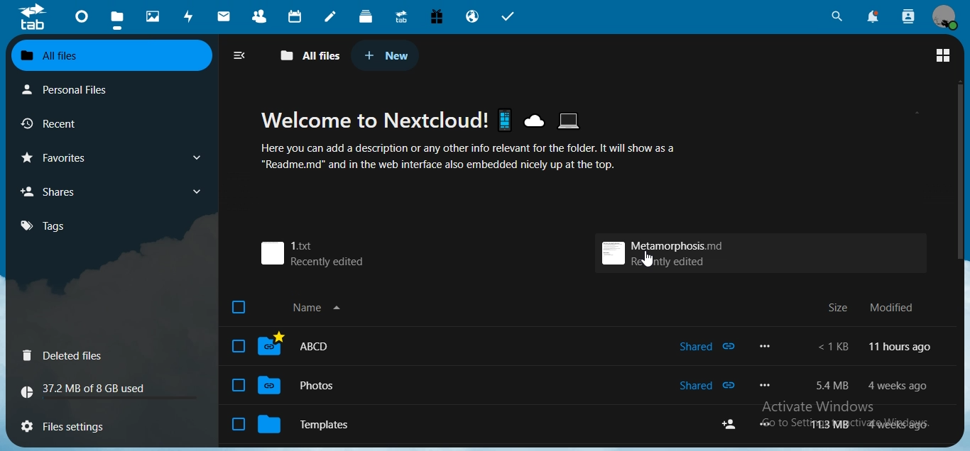 This screenshot has width=970, height=451. Describe the element at coordinates (156, 16) in the screenshot. I see `photos` at that location.